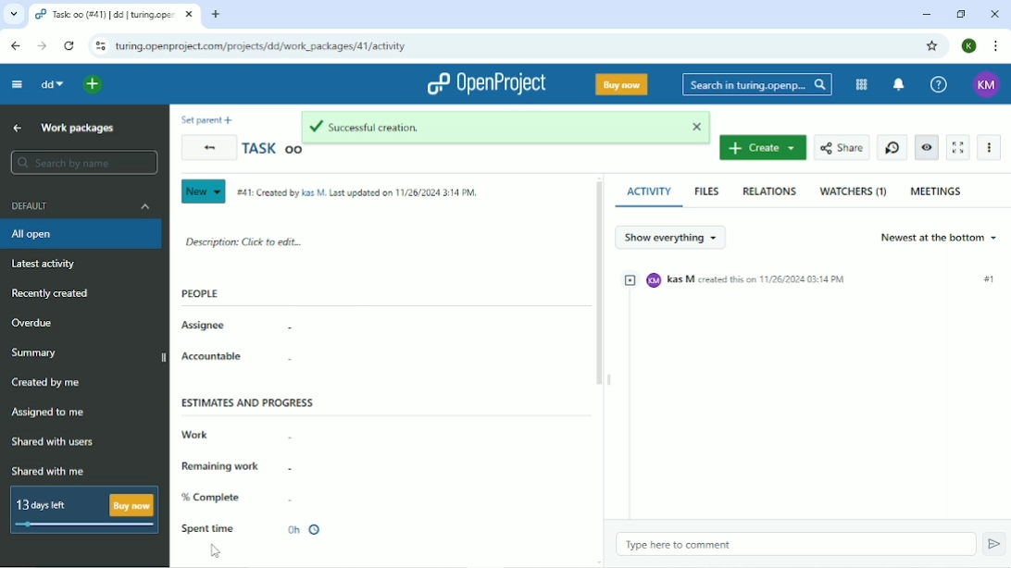 The height and width of the screenshot is (568, 1011). I want to click on #41: Created by Kas M. Last updated on 11/26/2024 3:14PM, so click(359, 193).